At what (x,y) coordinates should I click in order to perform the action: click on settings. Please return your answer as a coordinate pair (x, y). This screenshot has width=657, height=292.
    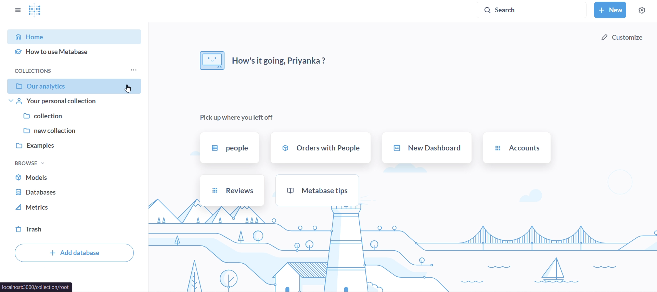
    Looking at the image, I should click on (642, 9).